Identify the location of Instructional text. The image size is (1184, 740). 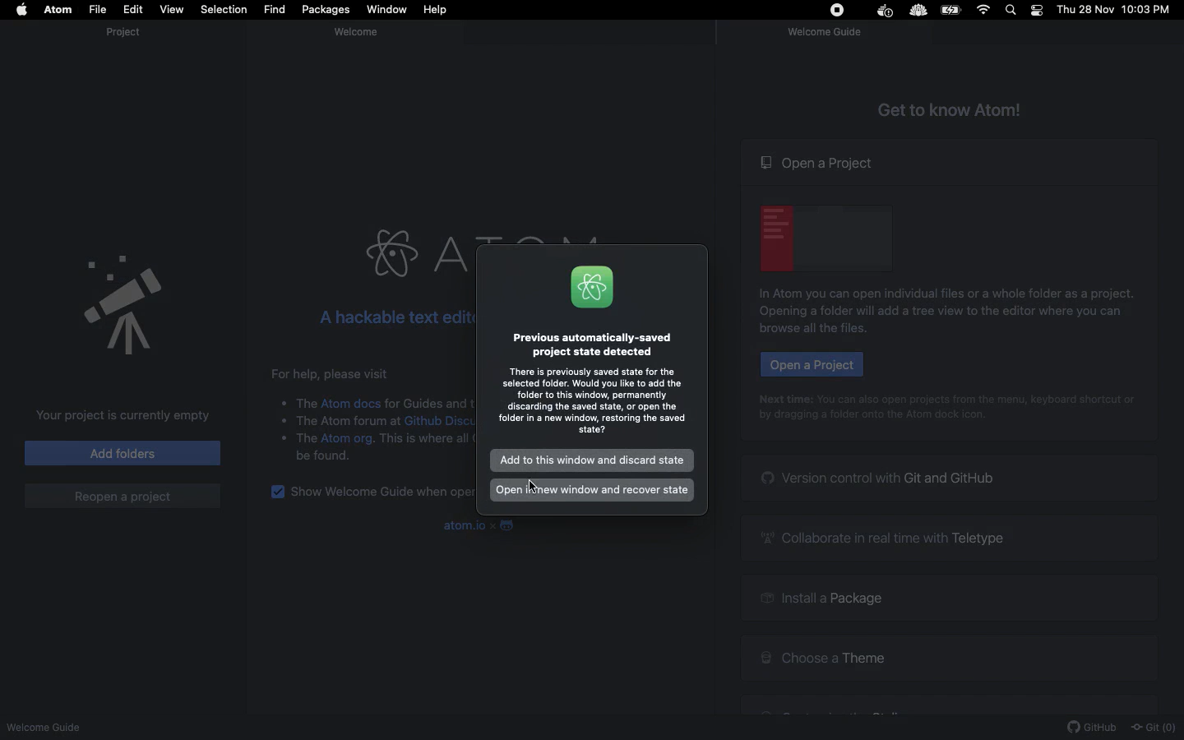
(592, 402).